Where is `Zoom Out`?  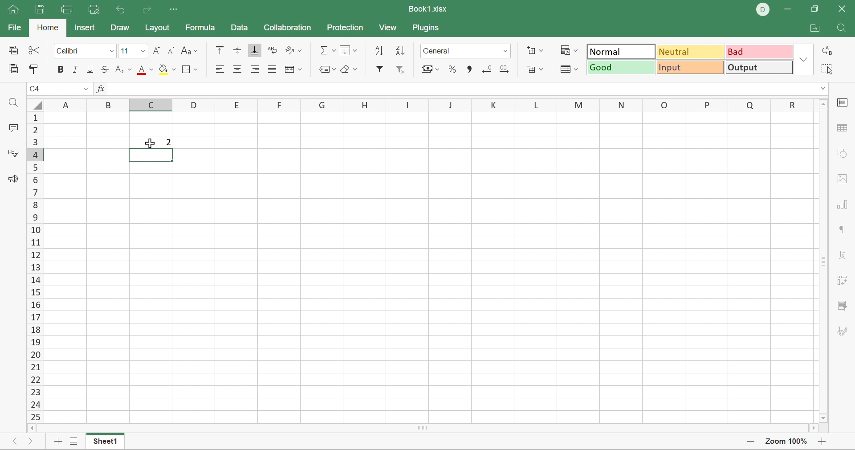 Zoom Out is located at coordinates (752, 442).